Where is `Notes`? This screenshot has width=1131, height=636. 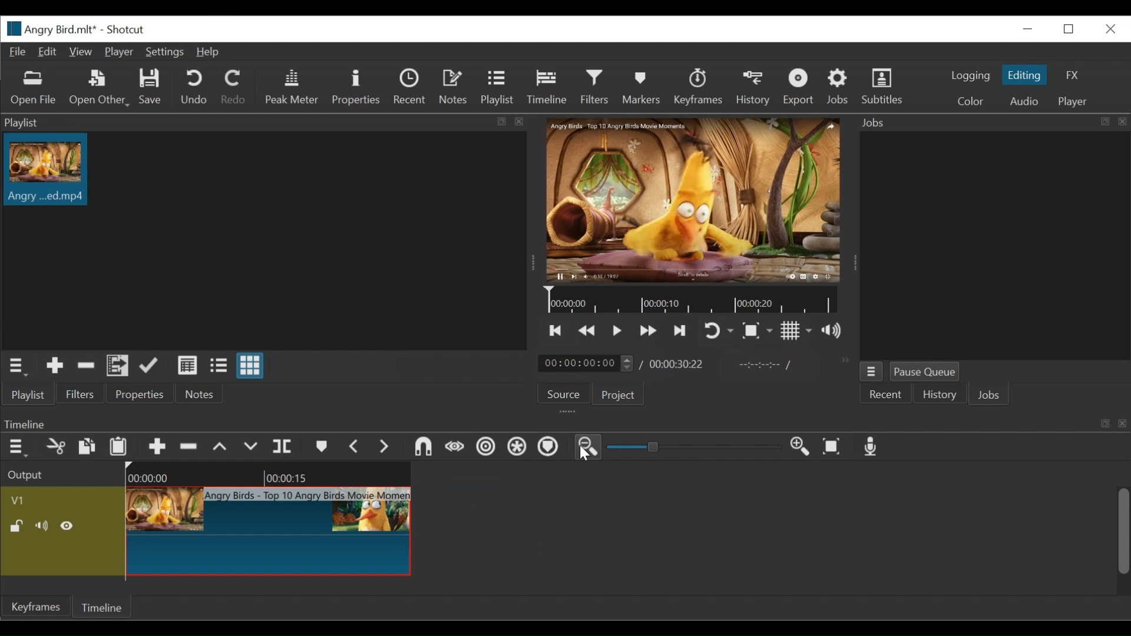 Notes is located at coordinates (454, 85).